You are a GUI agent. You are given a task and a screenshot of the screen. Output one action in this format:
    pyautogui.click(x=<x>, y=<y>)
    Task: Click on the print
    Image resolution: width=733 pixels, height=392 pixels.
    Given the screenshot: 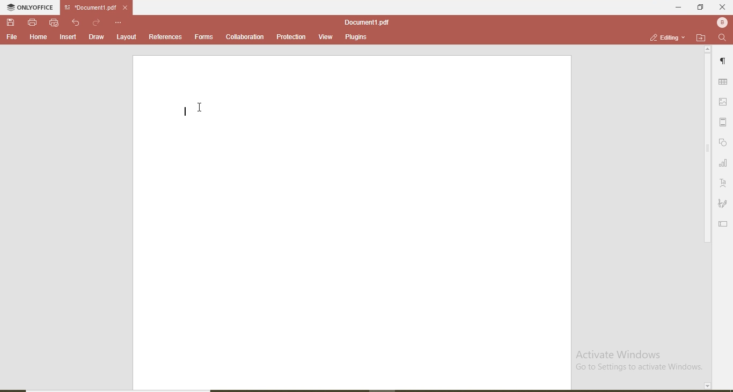 What is the action you would take?
    pyautogui.click(x=32, y=21)
    